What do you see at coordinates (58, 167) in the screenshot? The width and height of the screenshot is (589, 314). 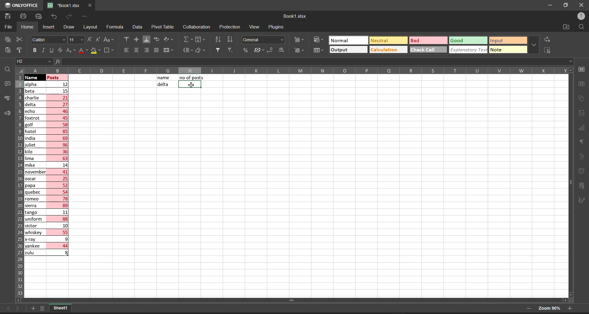 I see `posts` at bounding box center [58, 167].